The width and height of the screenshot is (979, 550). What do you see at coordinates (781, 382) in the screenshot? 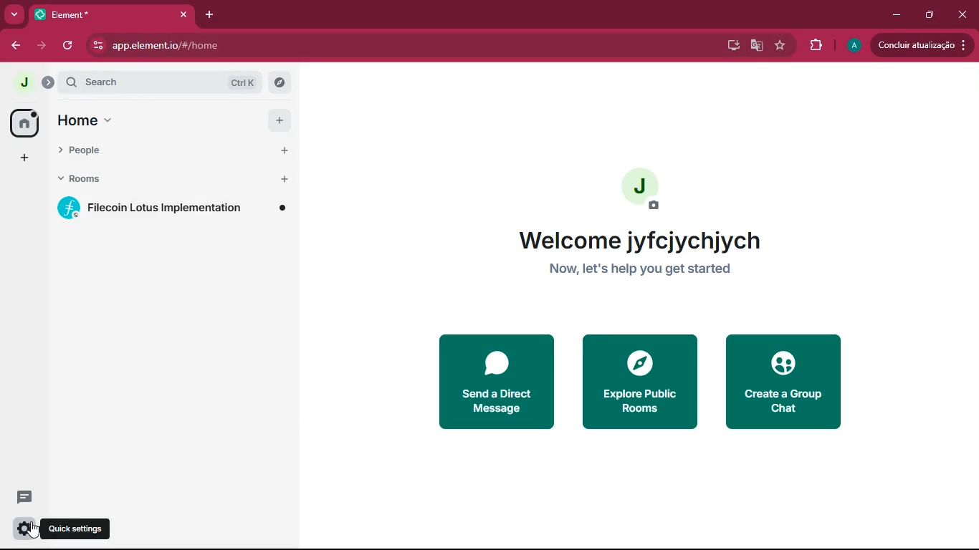
I see `create` at bounding box center [781, 382].